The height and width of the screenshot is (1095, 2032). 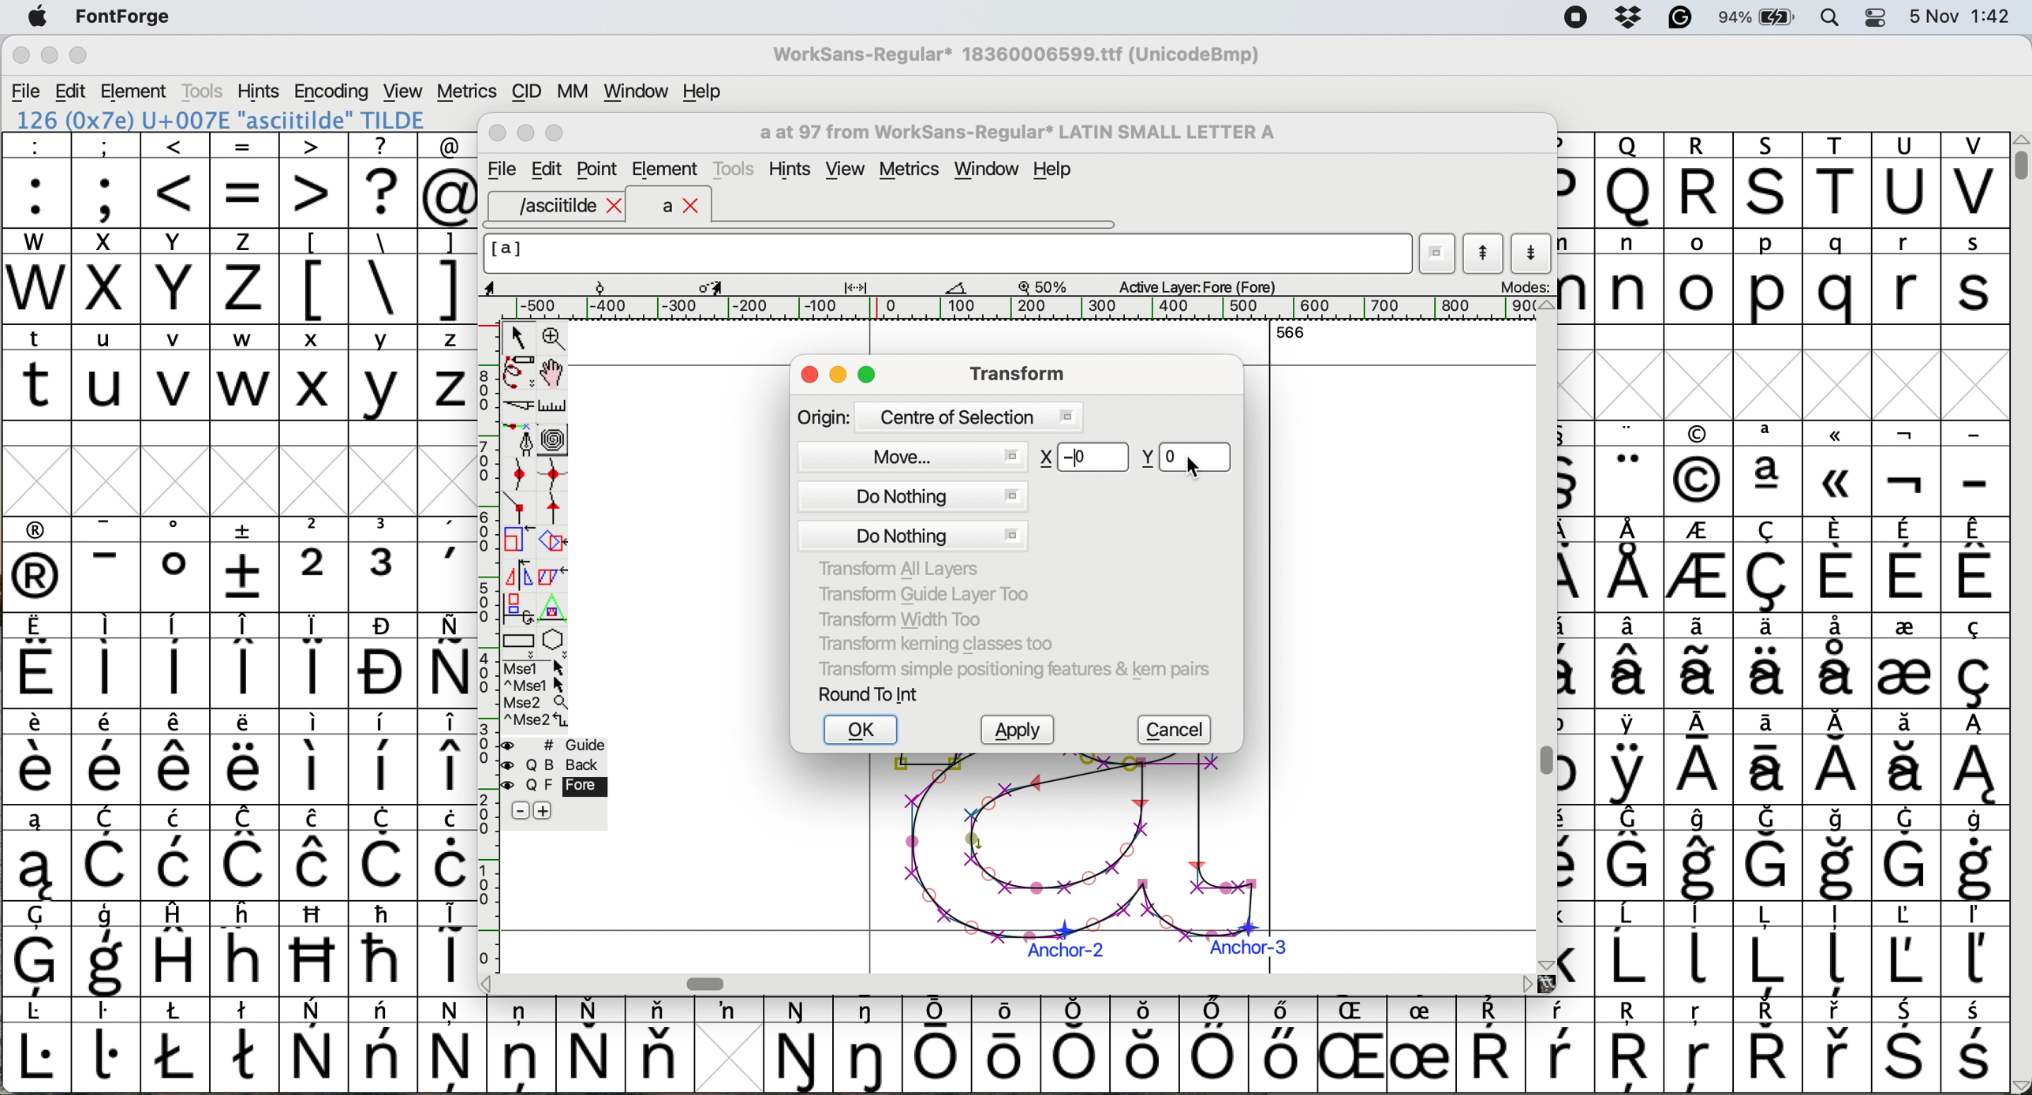 What do you see at coordinates (247, 564) in the screenshot?
I see `symbol` at bounding box center [247, 564].